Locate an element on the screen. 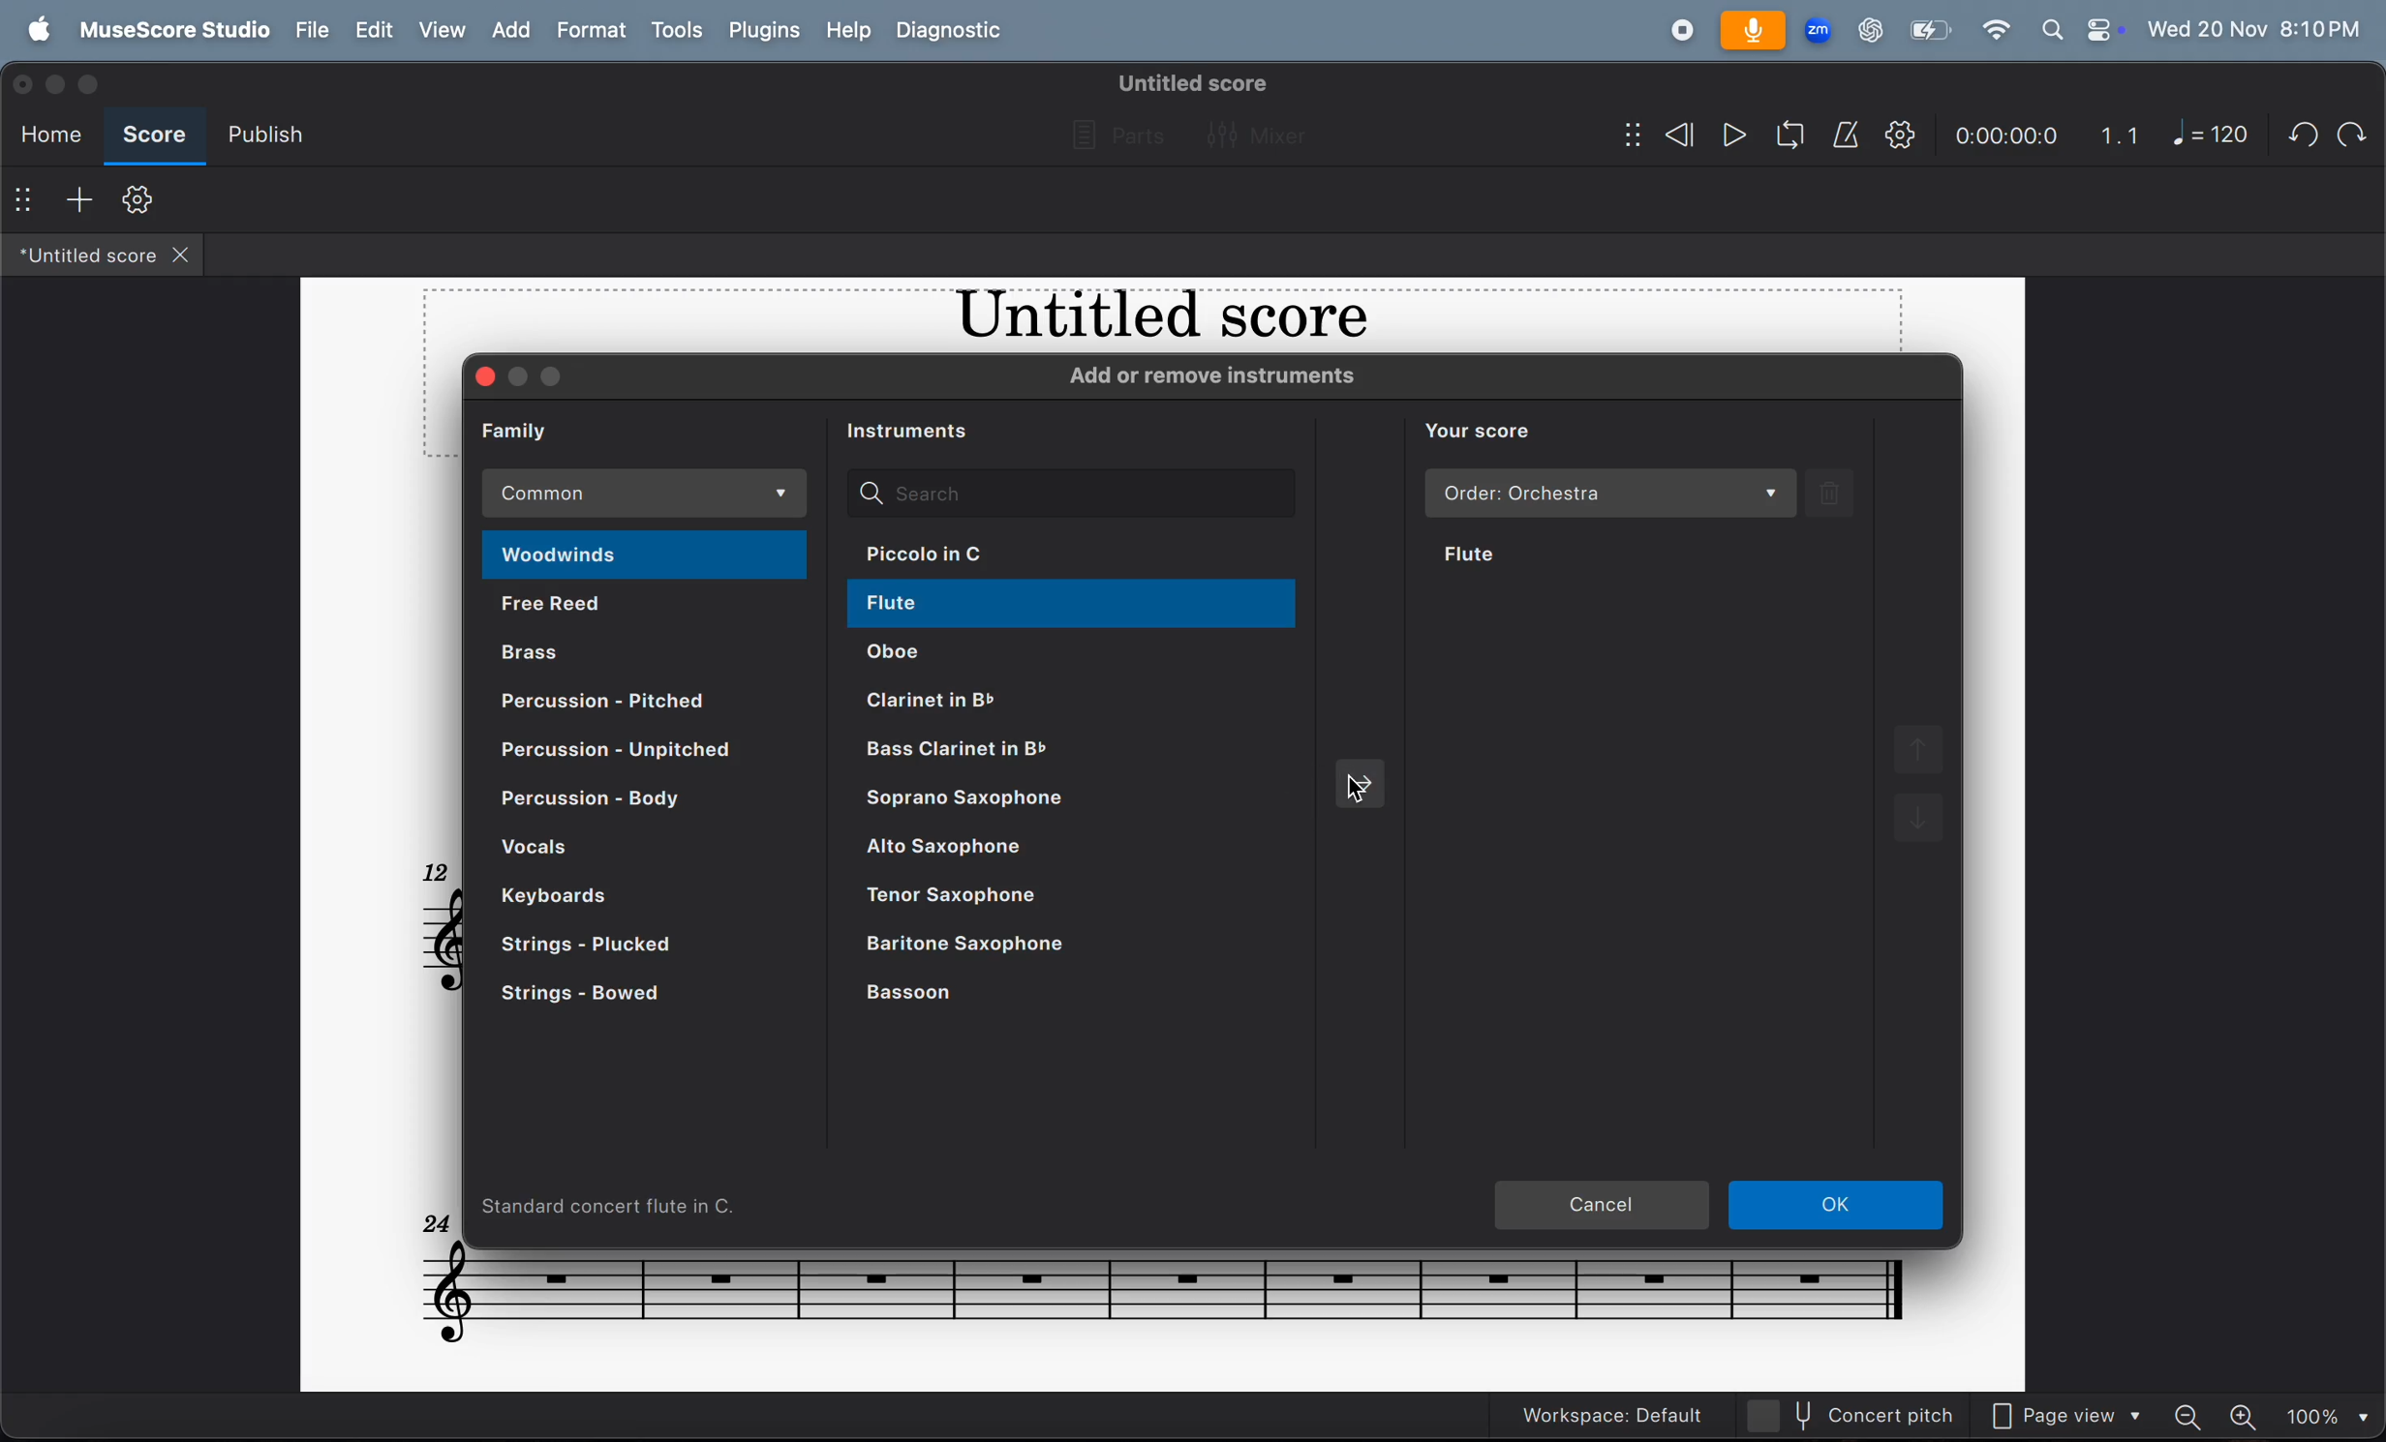 This screenshot has height=1442, width=2386. view is located at coordinates (442, 31).